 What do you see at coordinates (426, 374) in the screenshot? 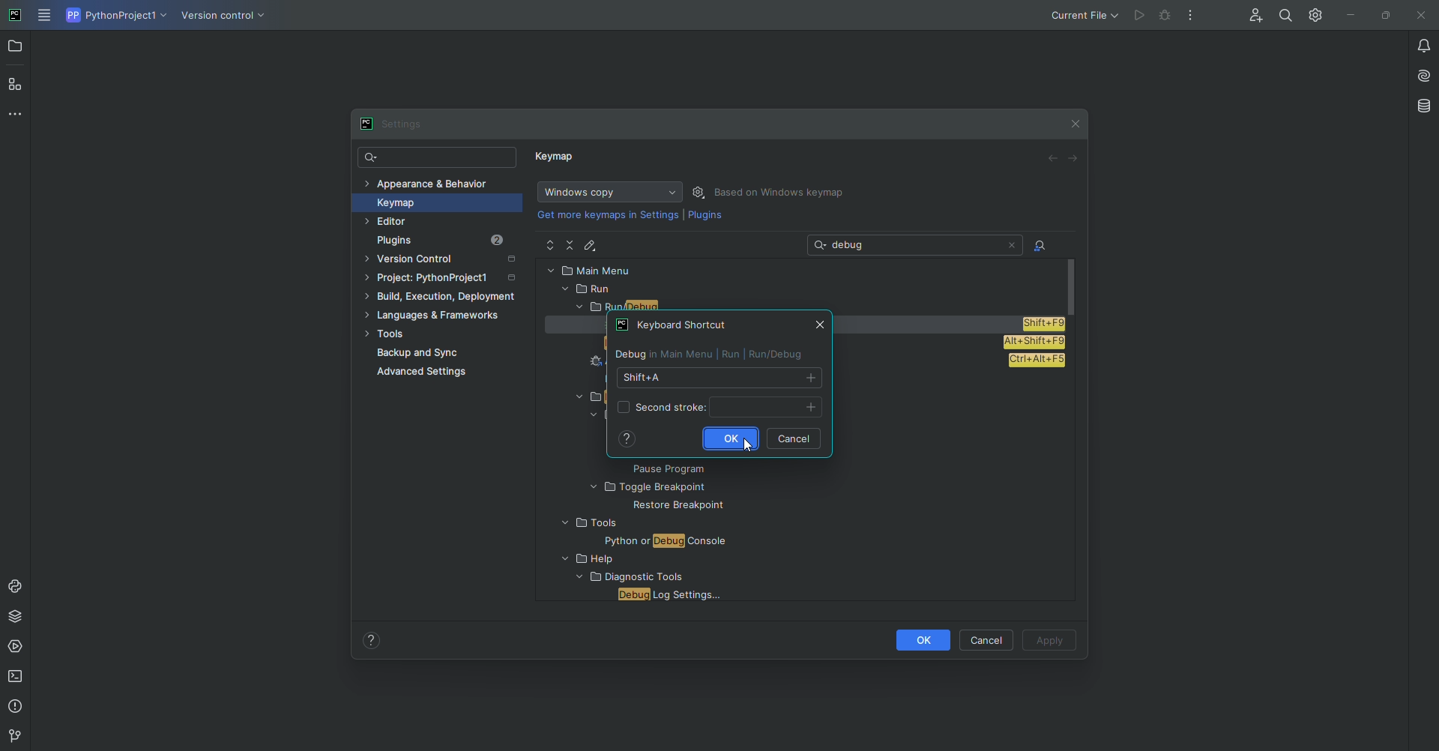
I see `Advanced Settings` at bounding box center [426, 374].